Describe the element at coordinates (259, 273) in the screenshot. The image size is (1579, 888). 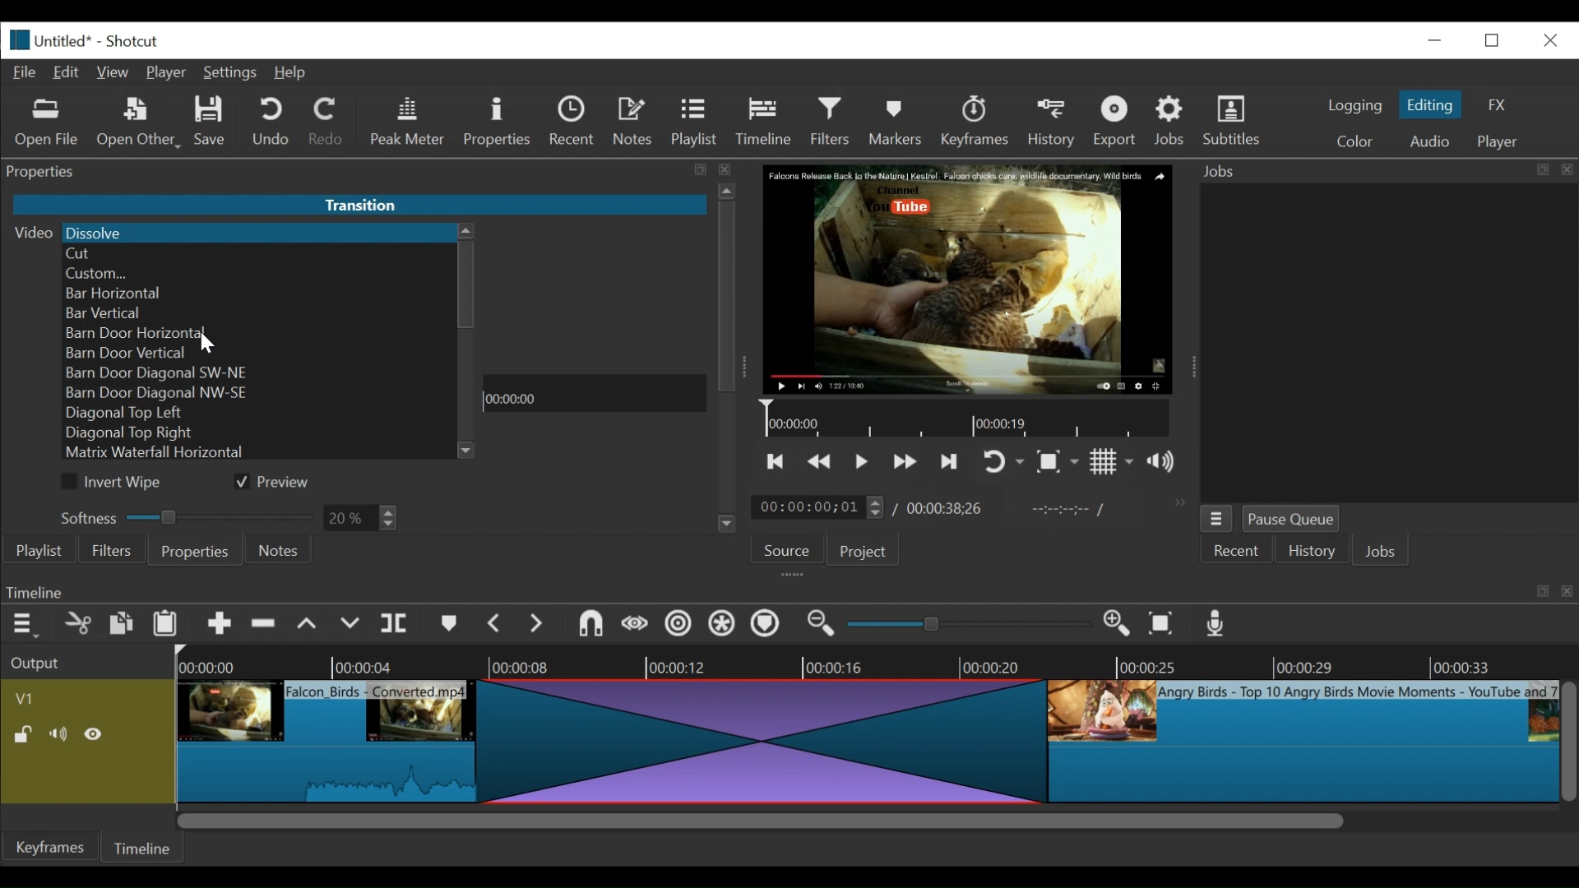
I see `Custom` at that location.